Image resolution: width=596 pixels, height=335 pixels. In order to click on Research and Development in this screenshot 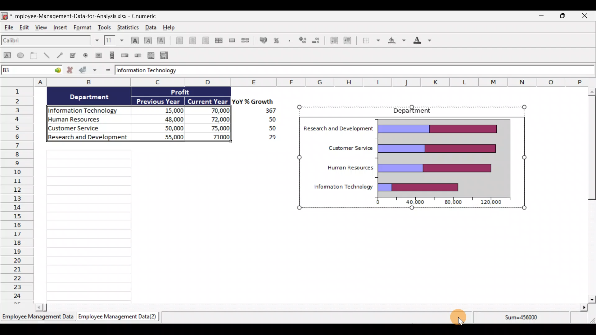, I will do `click(339, 128)`.